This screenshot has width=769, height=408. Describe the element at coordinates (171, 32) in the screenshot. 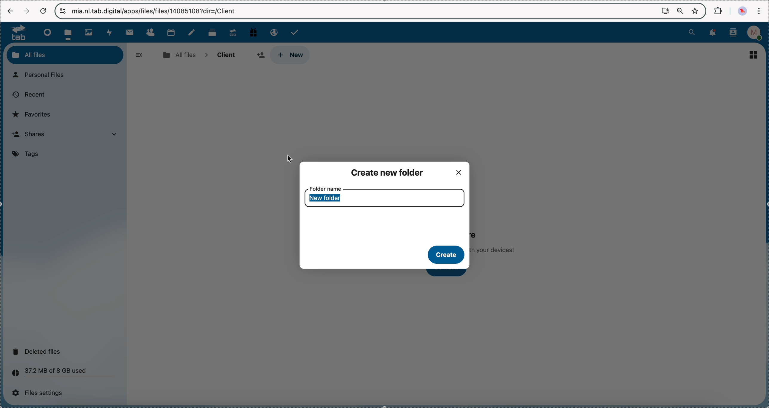

I see `calendar` at that location.